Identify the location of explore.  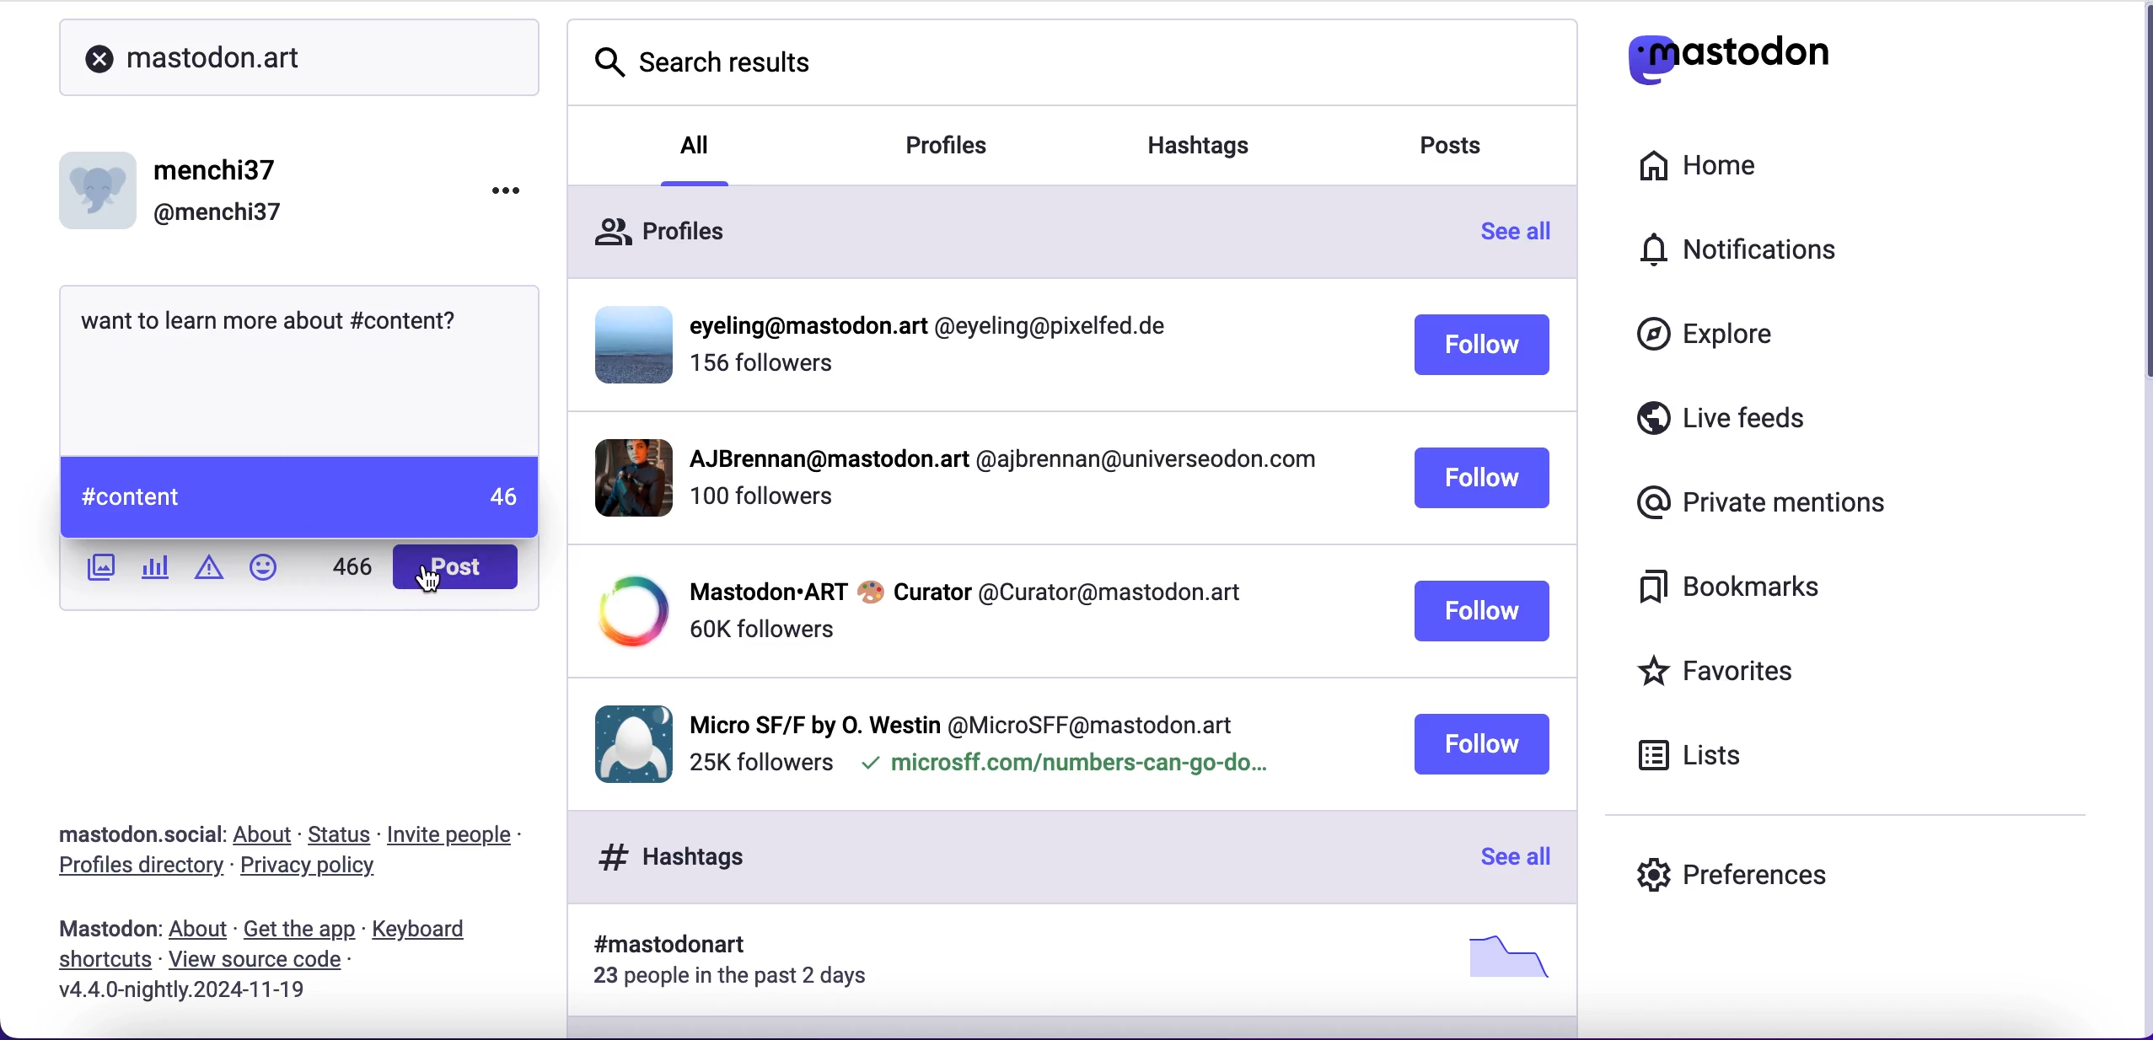
(1711, 341).